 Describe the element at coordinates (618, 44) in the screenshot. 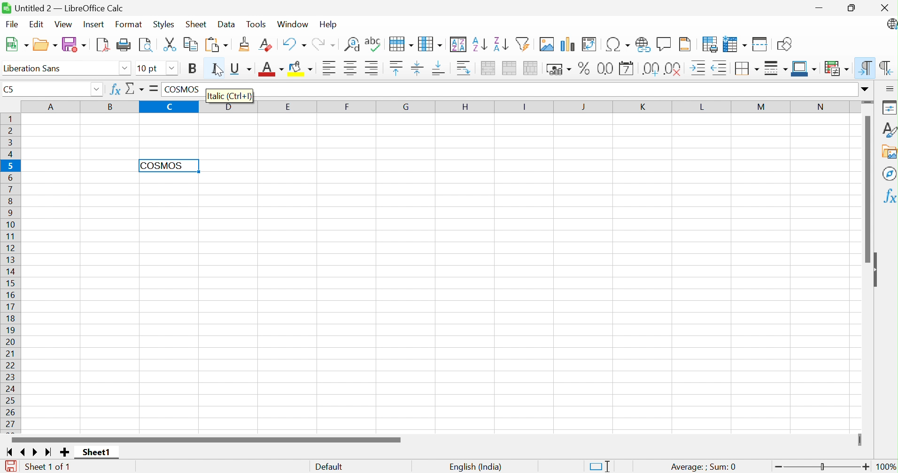

I see `Insert special characters` at that location.